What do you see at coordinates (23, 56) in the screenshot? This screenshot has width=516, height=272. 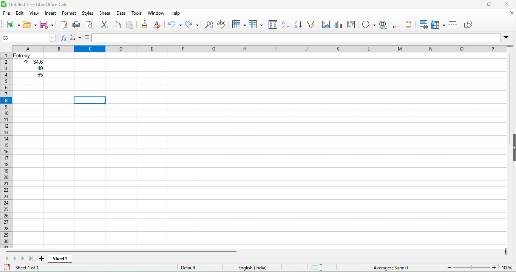 I see `entropy` at bounding box center [23, 56].